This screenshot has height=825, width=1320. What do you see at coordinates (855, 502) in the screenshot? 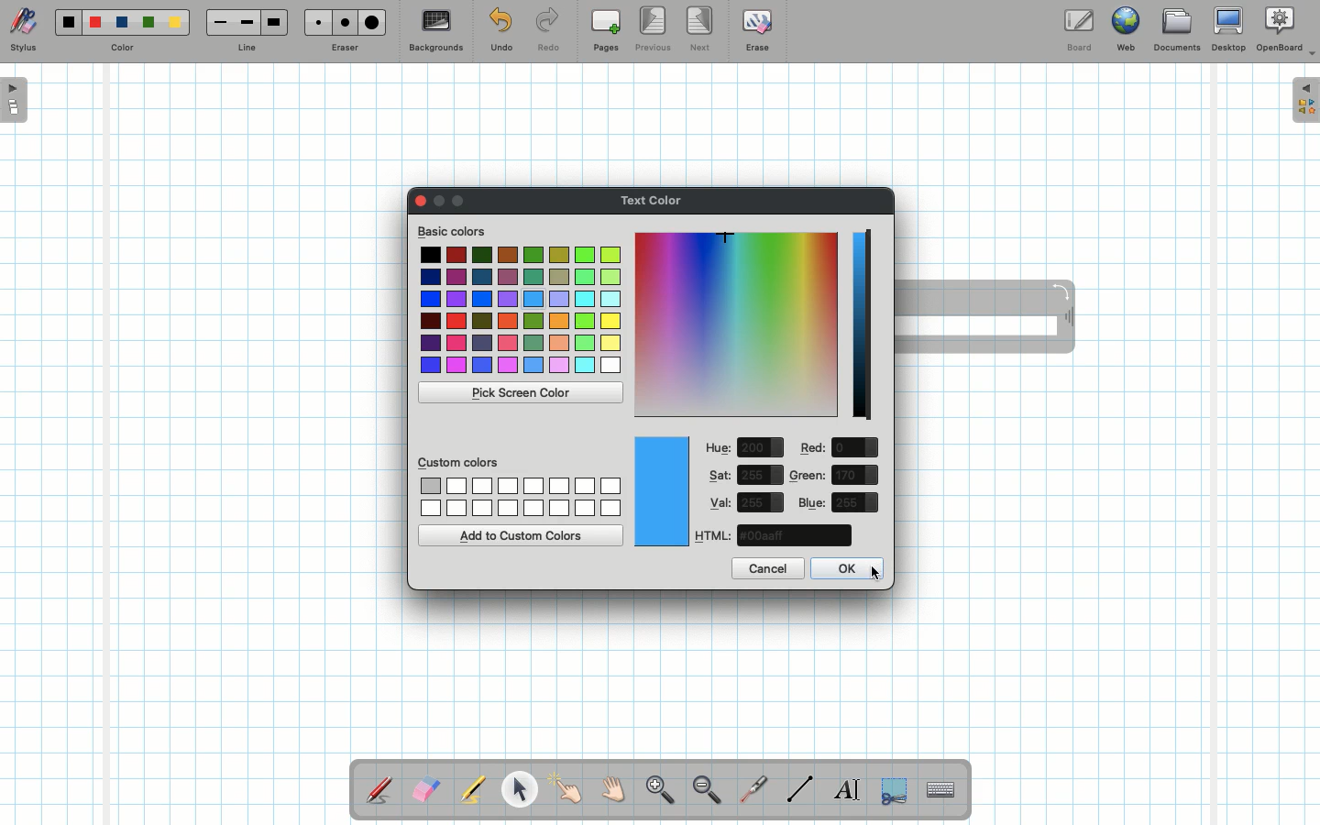
I see `value` at bounding box center [855, 502].